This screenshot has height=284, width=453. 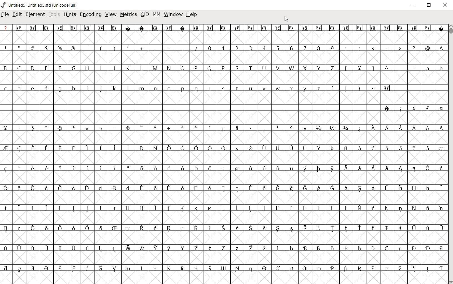 What do you see at coordinates (115, 188) in the screenshot?
I see `Symbol` at bounding box center [115, 188].